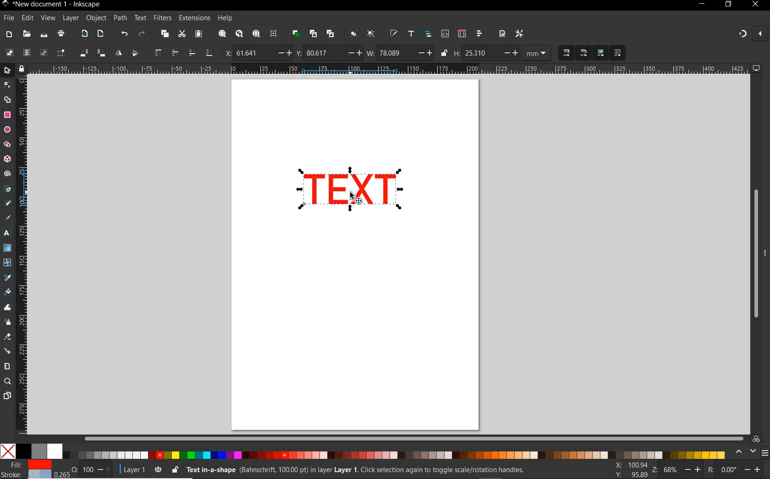 This screenshot has width=770, height=479. What do you see at coordinates (60, 34) in the screenshot?
I see `print` at bounding box center [60, 34].